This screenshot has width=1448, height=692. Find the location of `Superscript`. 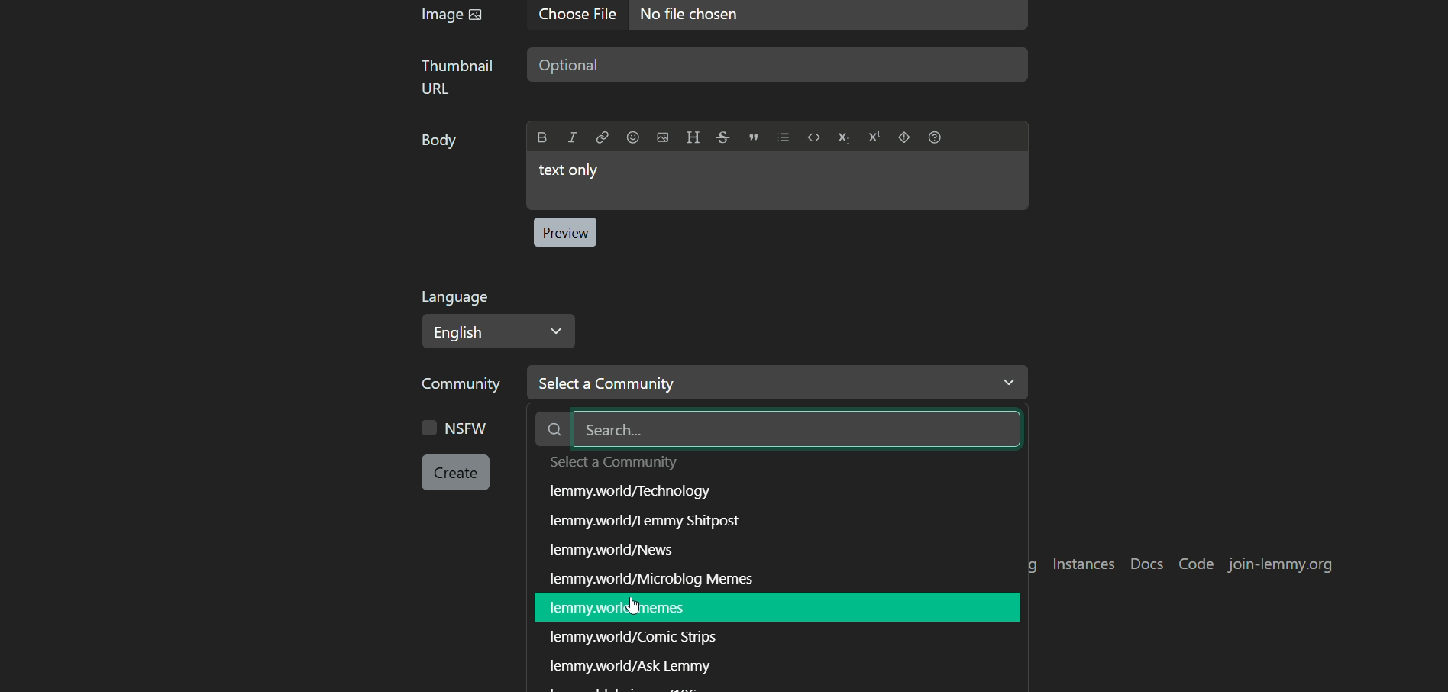

Superscript is located at coordinates (875, 136).